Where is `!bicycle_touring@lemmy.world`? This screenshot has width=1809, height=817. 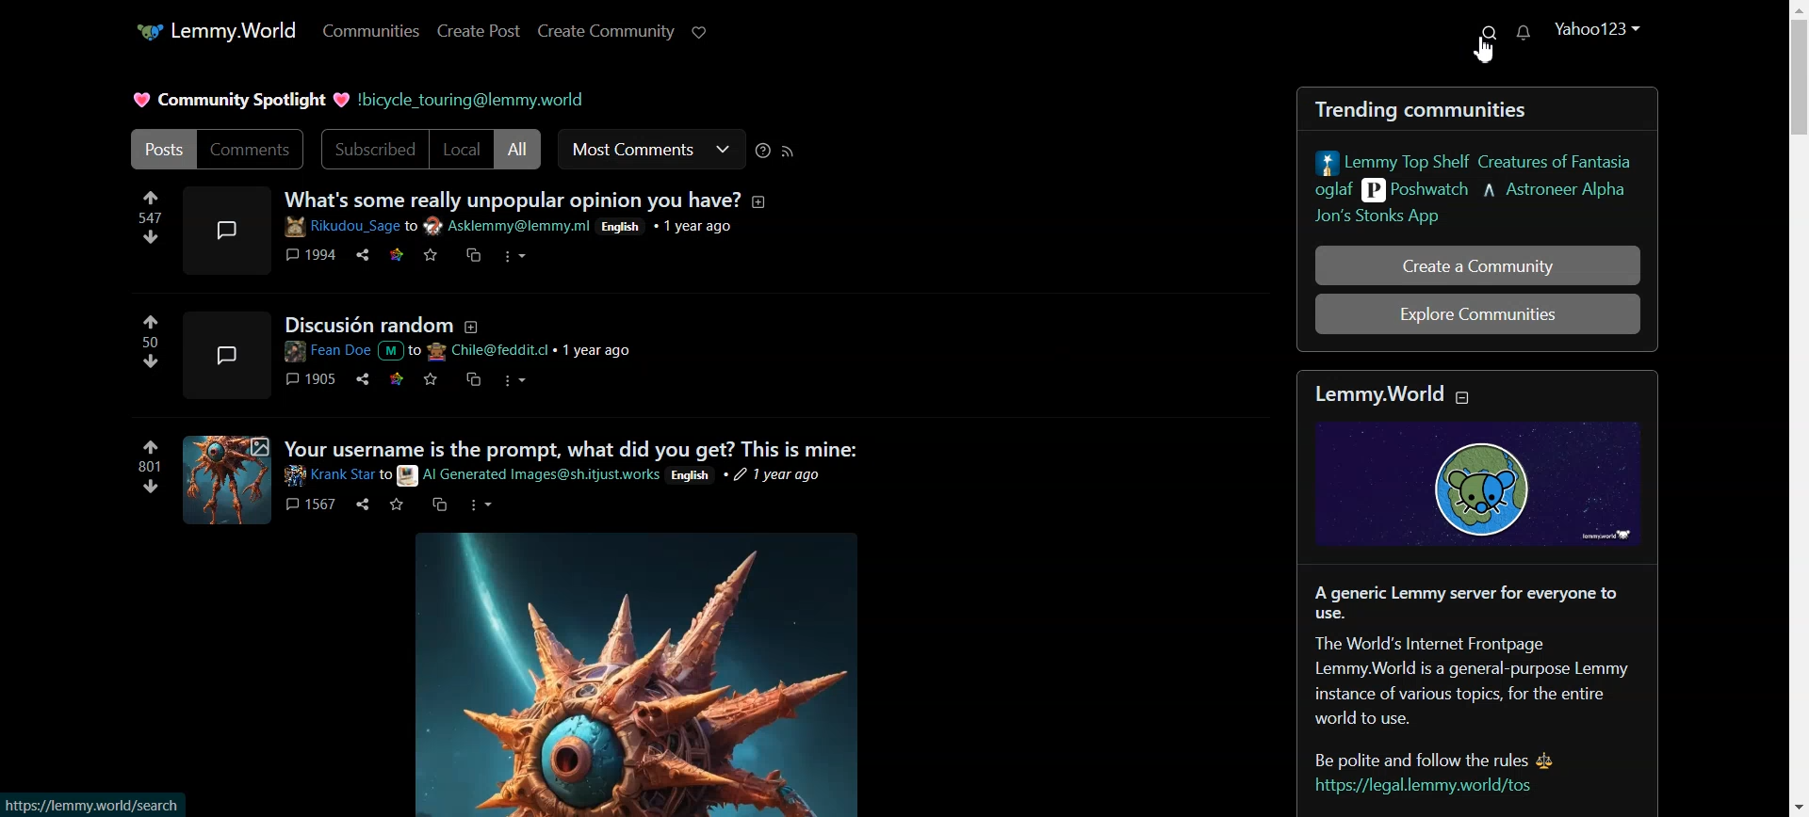
!bicycle_touring@lemmy.world is located at coordinates (476, 100).